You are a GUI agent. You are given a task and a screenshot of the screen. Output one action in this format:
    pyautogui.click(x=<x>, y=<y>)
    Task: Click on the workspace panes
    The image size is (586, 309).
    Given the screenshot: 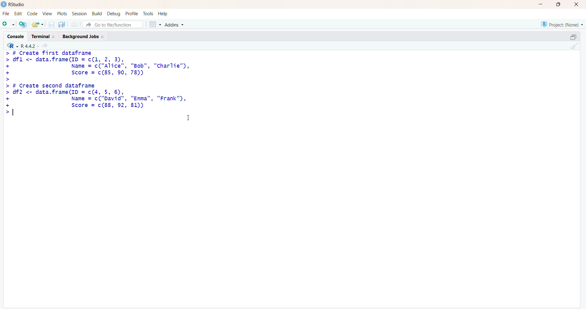 What is the action you would take?
    pyautogui.click(x=155, y=24)
    